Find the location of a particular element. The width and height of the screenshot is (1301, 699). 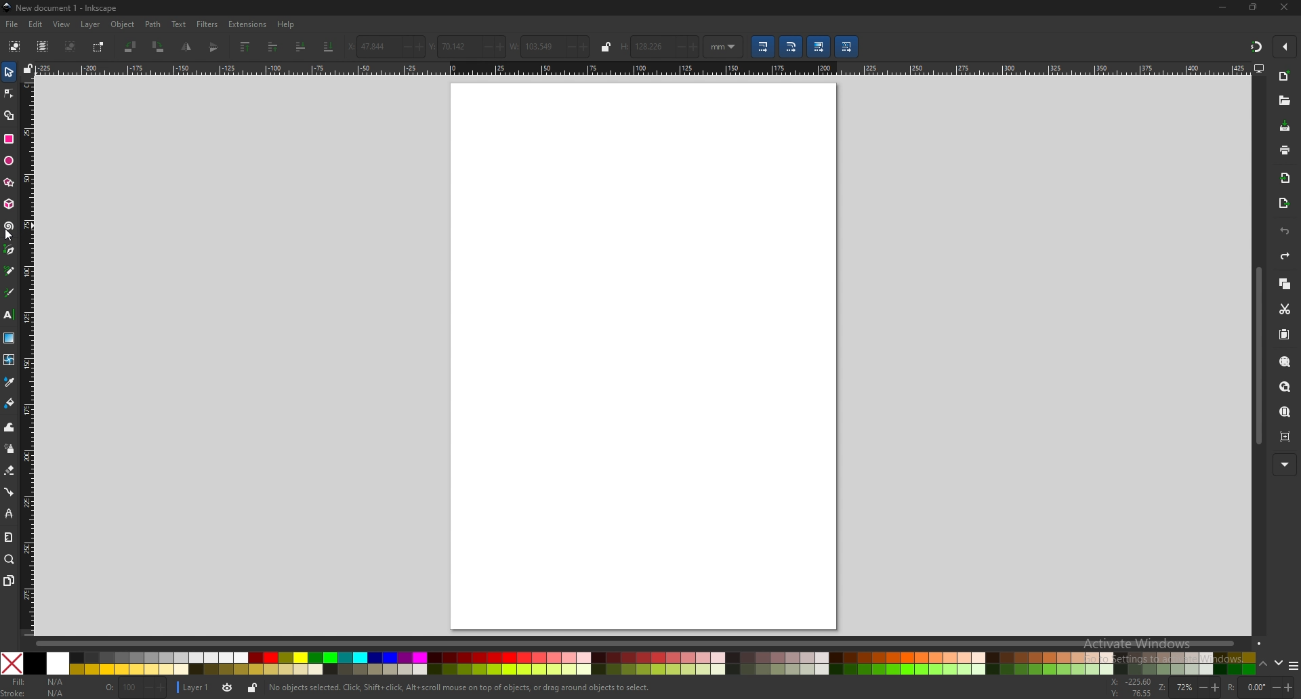

raise selection to top is located at coordinates (247, 47).